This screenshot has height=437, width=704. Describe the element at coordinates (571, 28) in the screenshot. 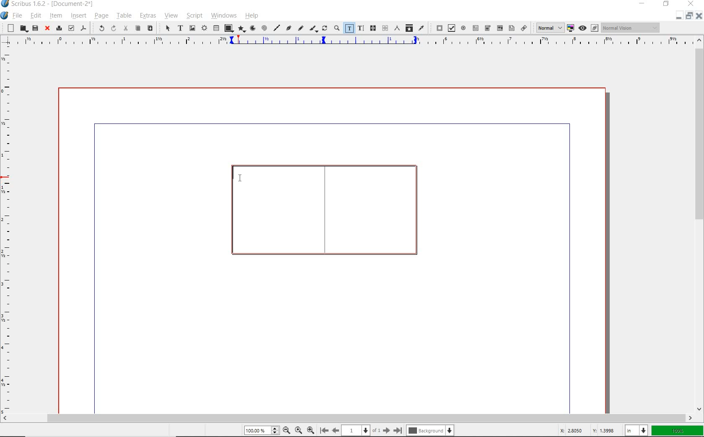

I see `toggle color` at that location.